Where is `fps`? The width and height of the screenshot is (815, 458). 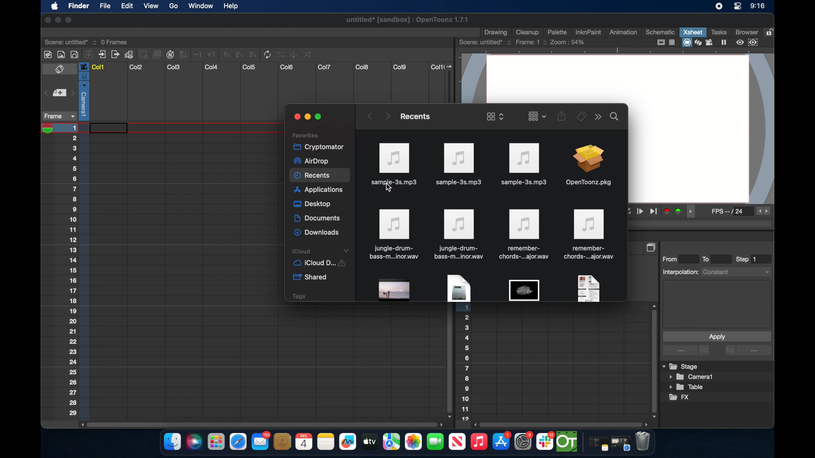
fps is located at coordinates (764, 211).